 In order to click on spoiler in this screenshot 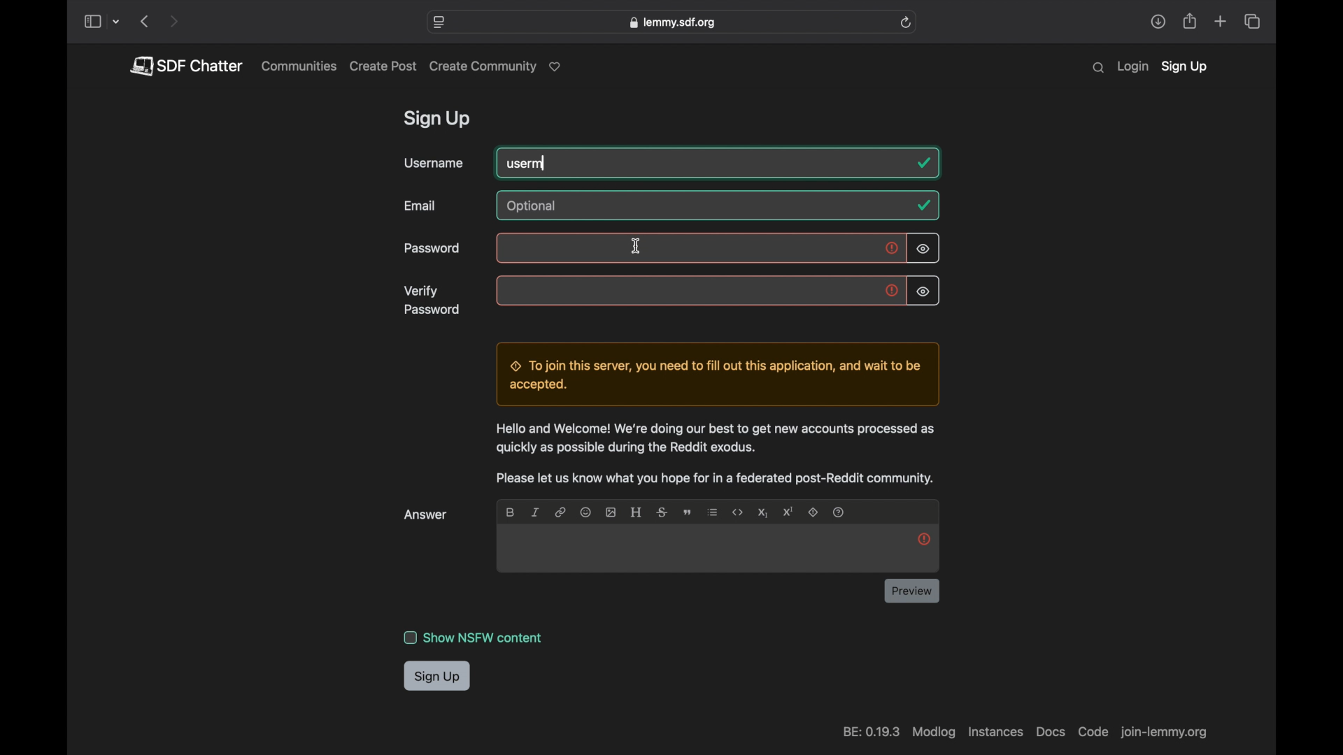, I will do `click(814, 513)`.